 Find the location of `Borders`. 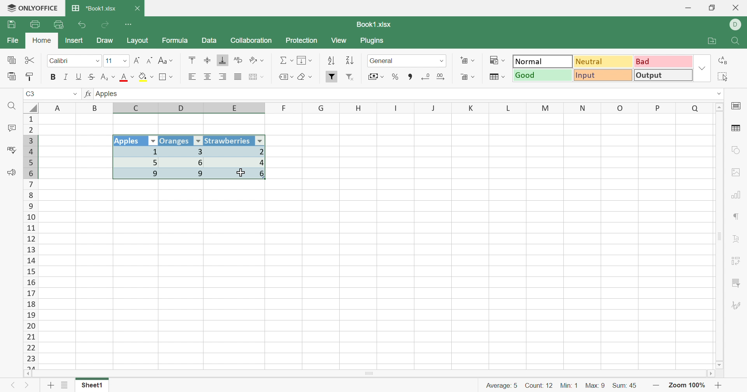

Borders is located at coordinates (166, 77).